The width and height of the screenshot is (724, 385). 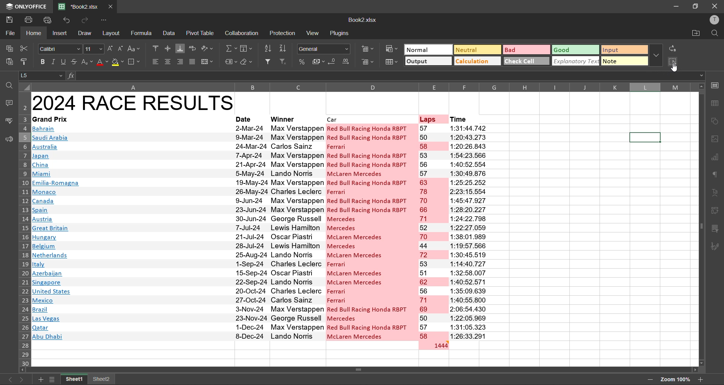 I want to click on check cell, so click(x=527, y=61).